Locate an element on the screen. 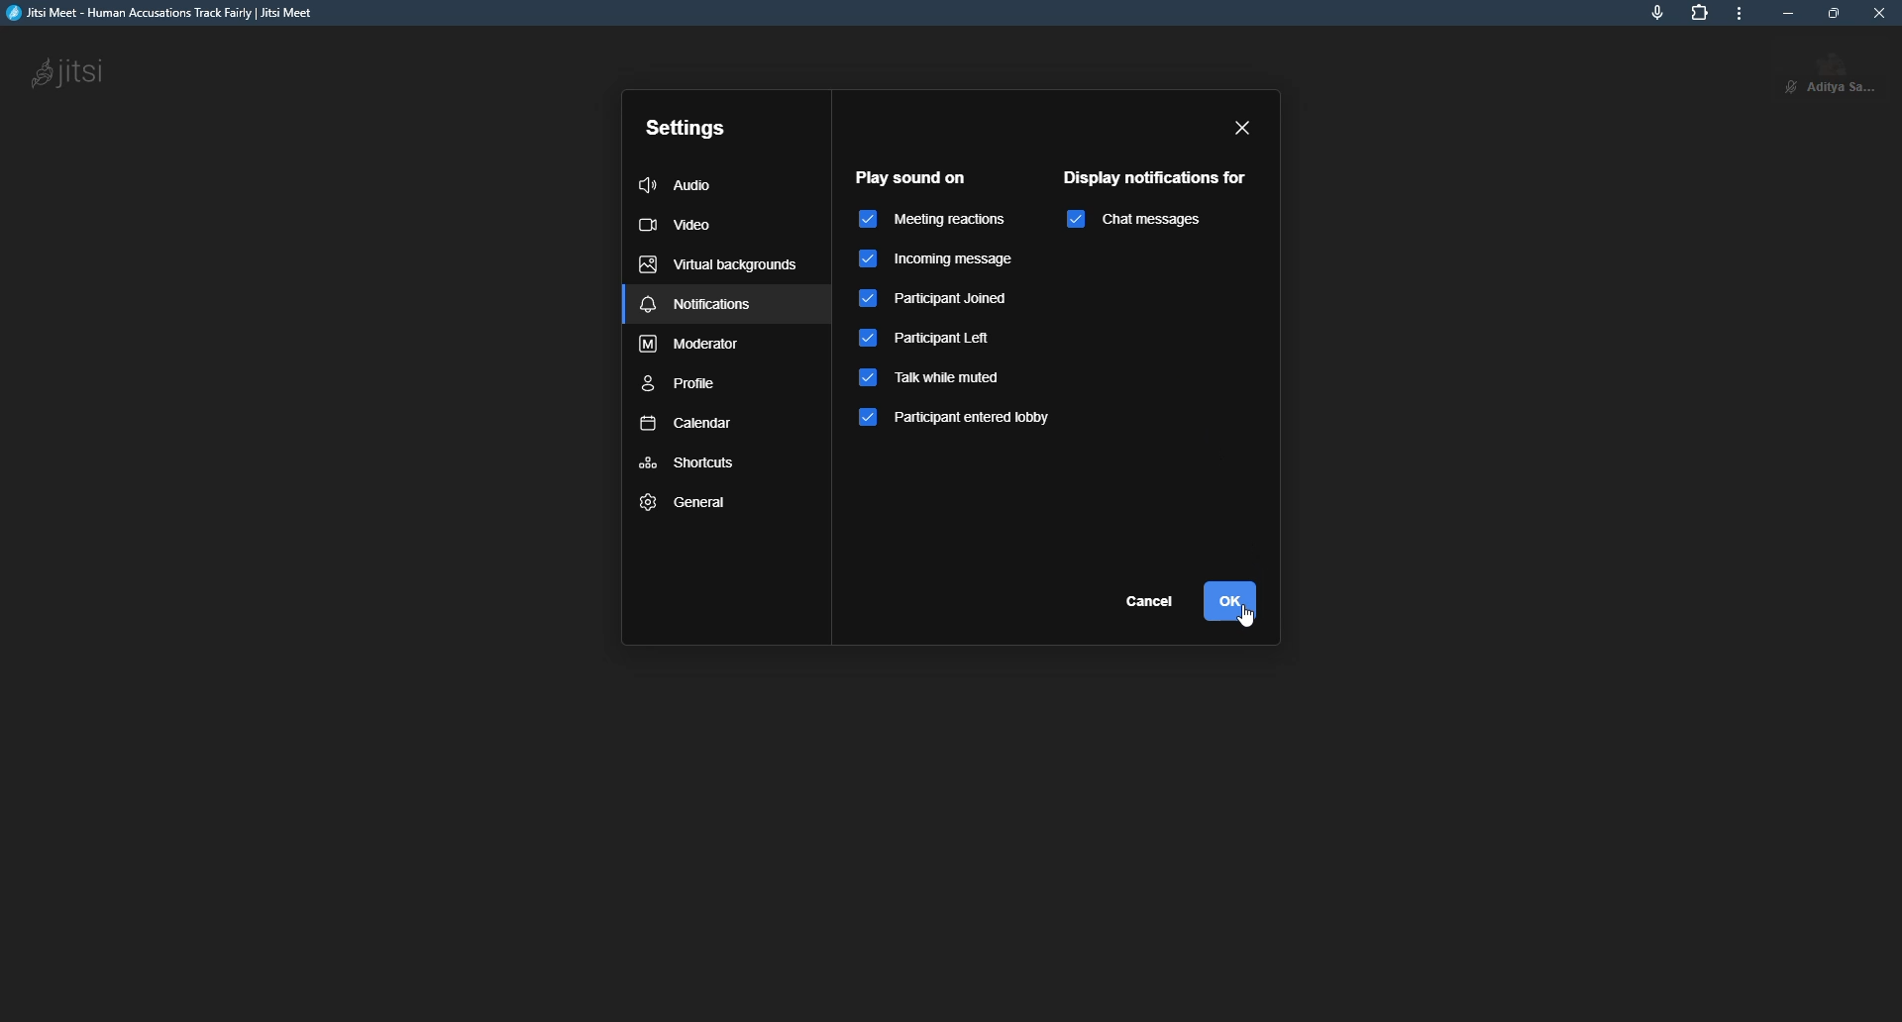  meeting reactions is located at coordinates (931, 218).